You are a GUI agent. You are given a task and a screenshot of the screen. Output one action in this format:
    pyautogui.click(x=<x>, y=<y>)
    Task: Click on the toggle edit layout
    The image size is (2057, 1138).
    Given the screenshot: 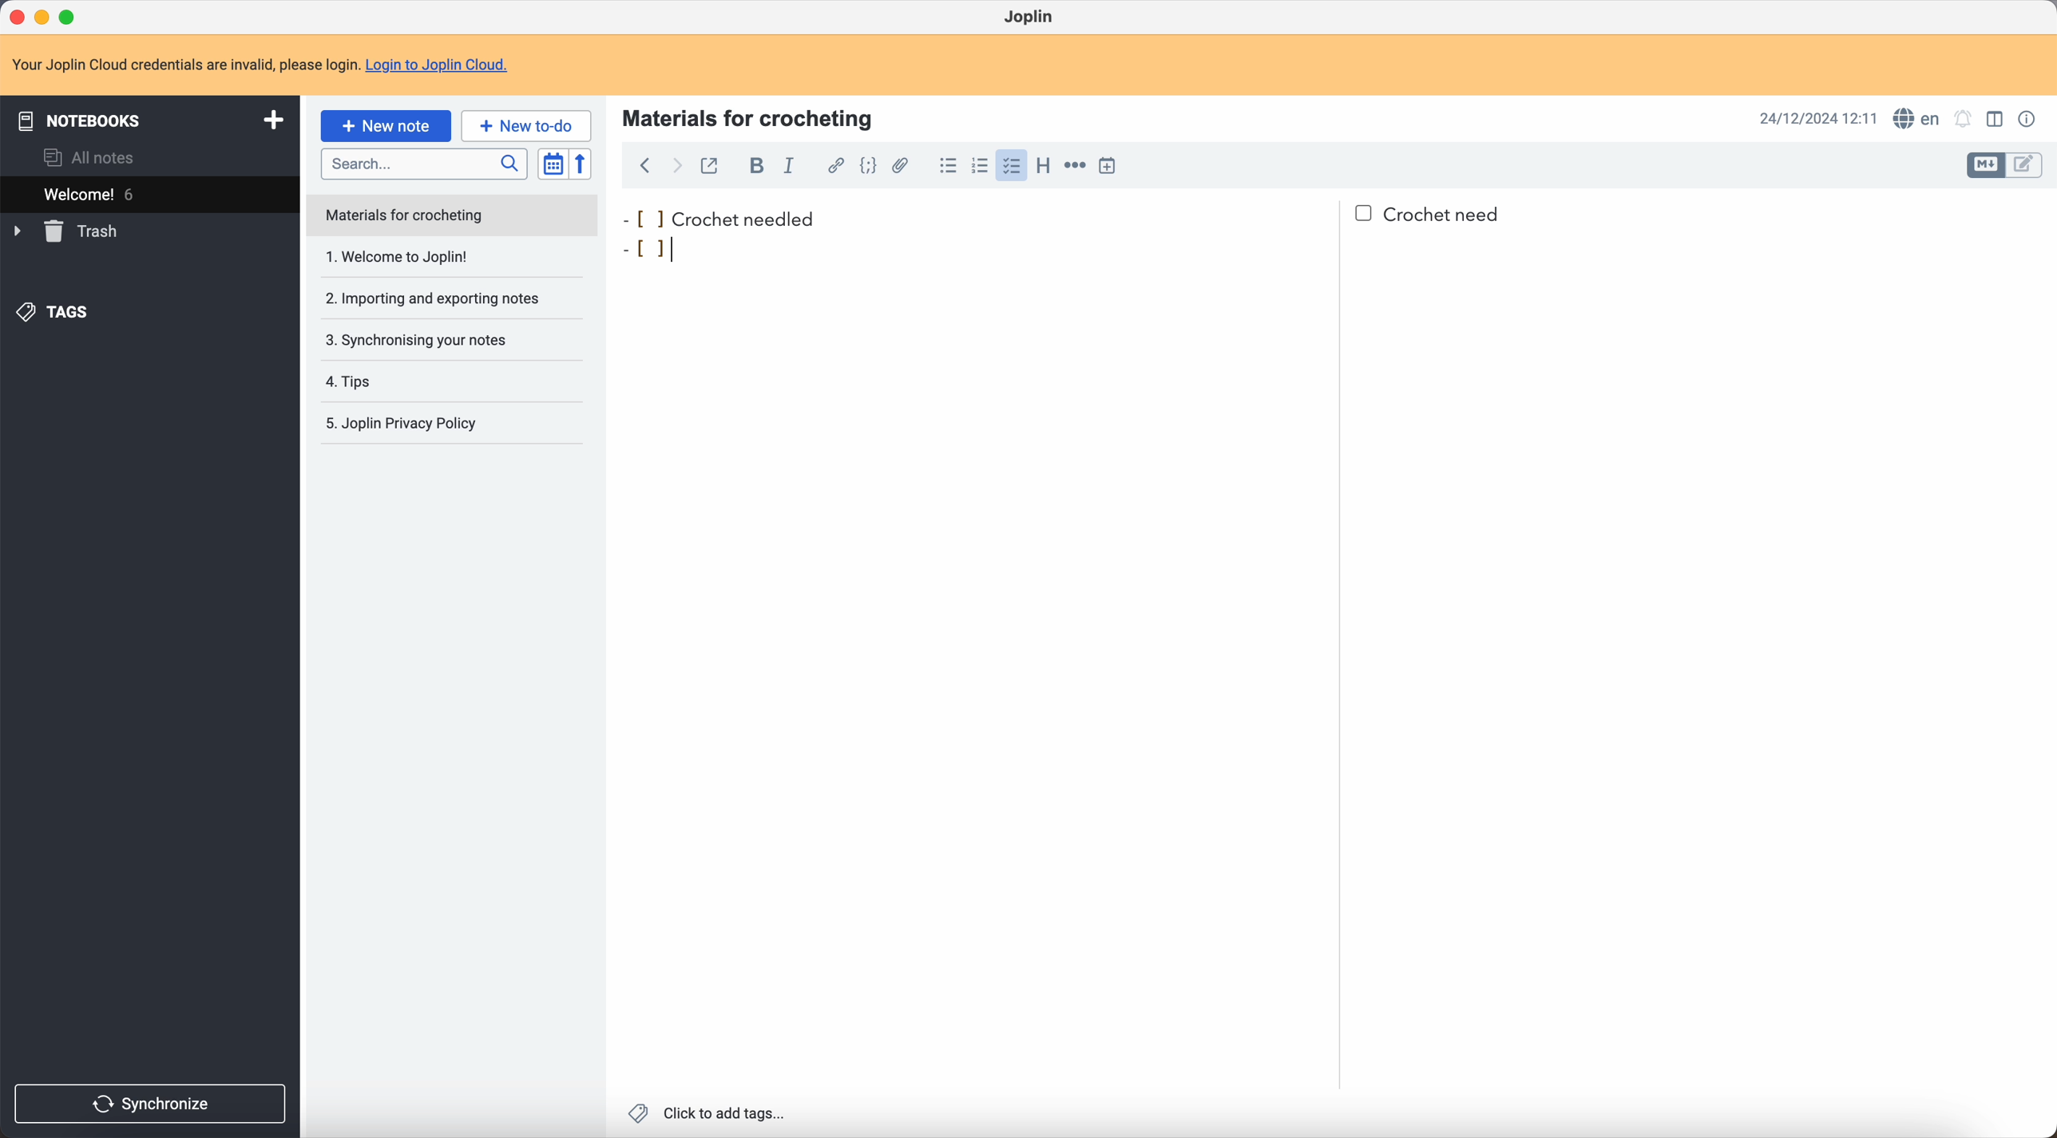 What is the action you would take?
    pyautogui.click(x=1997, y=118)
    